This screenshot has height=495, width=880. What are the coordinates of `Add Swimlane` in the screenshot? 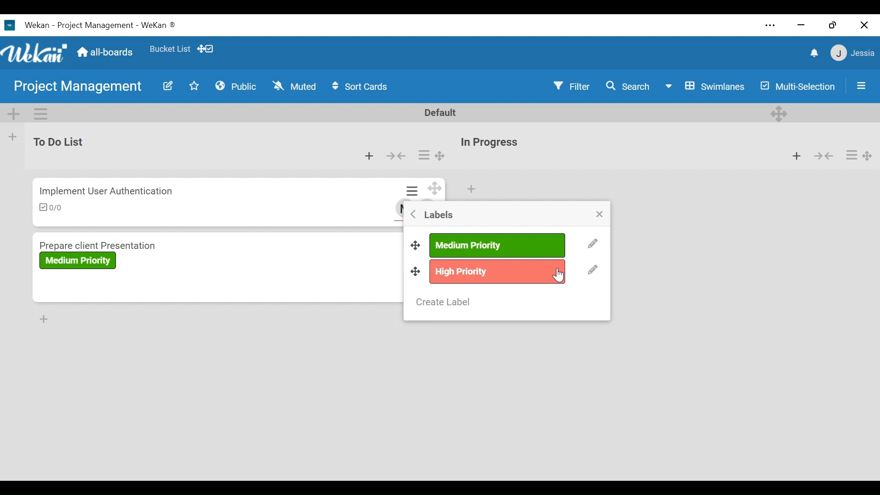 It's located at (13, 112).